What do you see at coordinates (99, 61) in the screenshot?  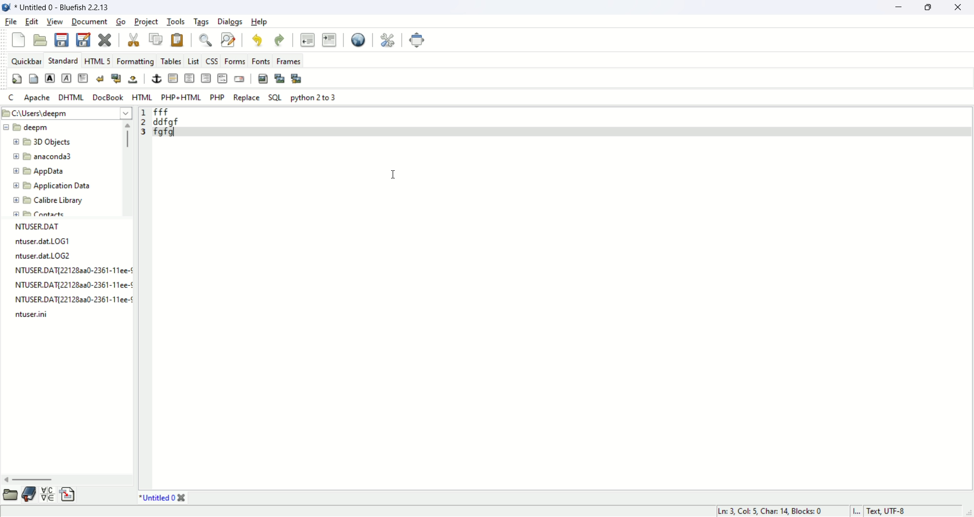 I see `HTML 5` at bounding box center [99, 61].